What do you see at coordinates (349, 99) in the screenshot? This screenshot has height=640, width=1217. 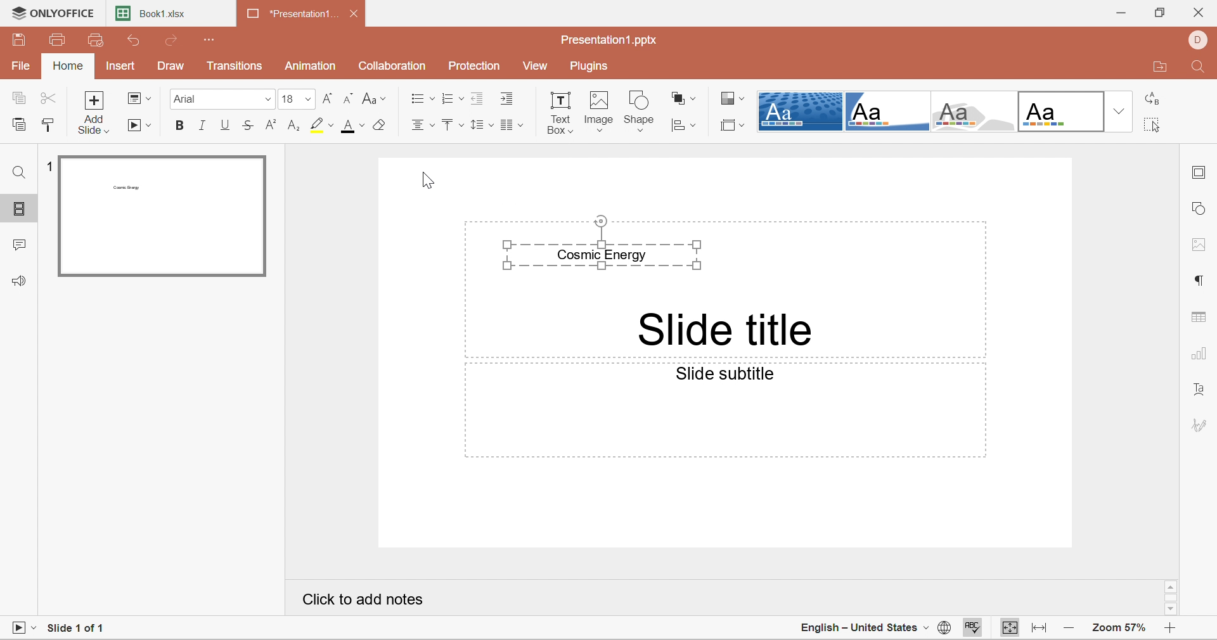 I see `Decrement font size` at bounding box center [349, 99].